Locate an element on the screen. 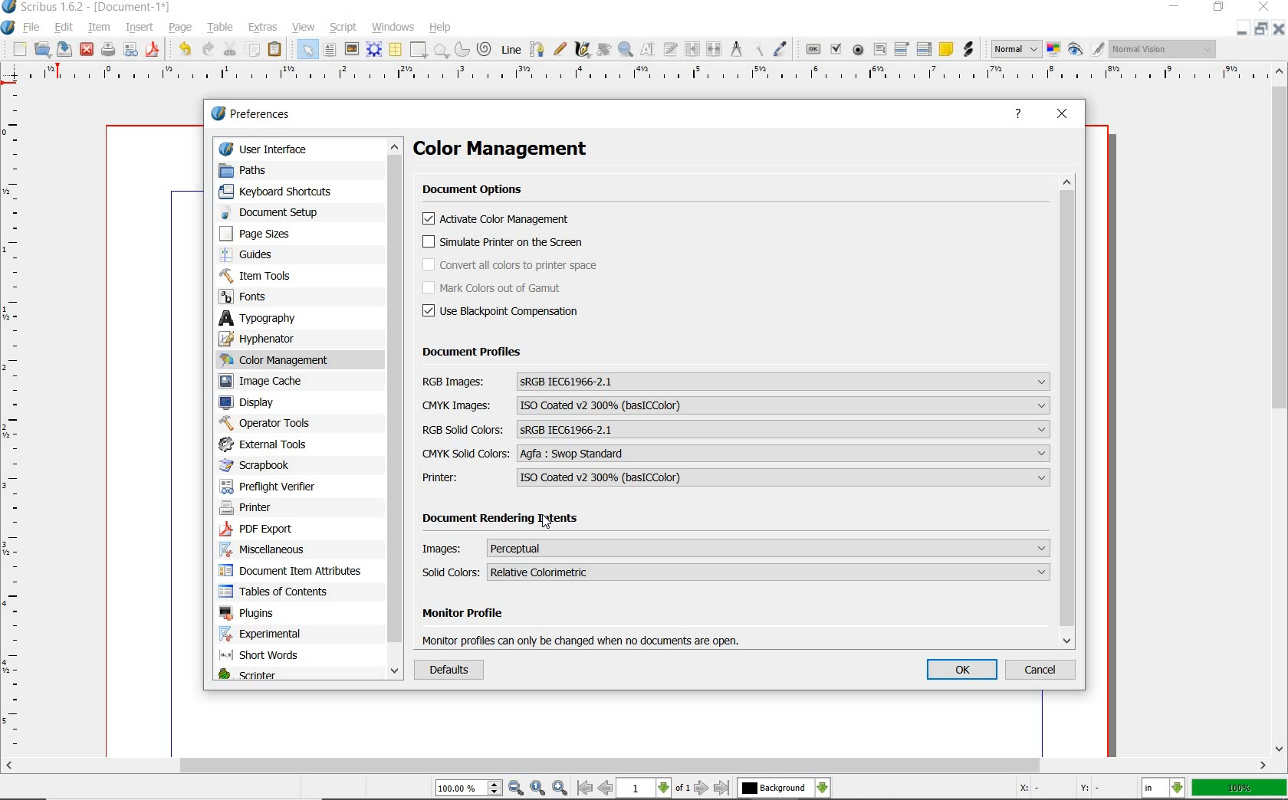  solid colors is located at coordinates (738, 572).